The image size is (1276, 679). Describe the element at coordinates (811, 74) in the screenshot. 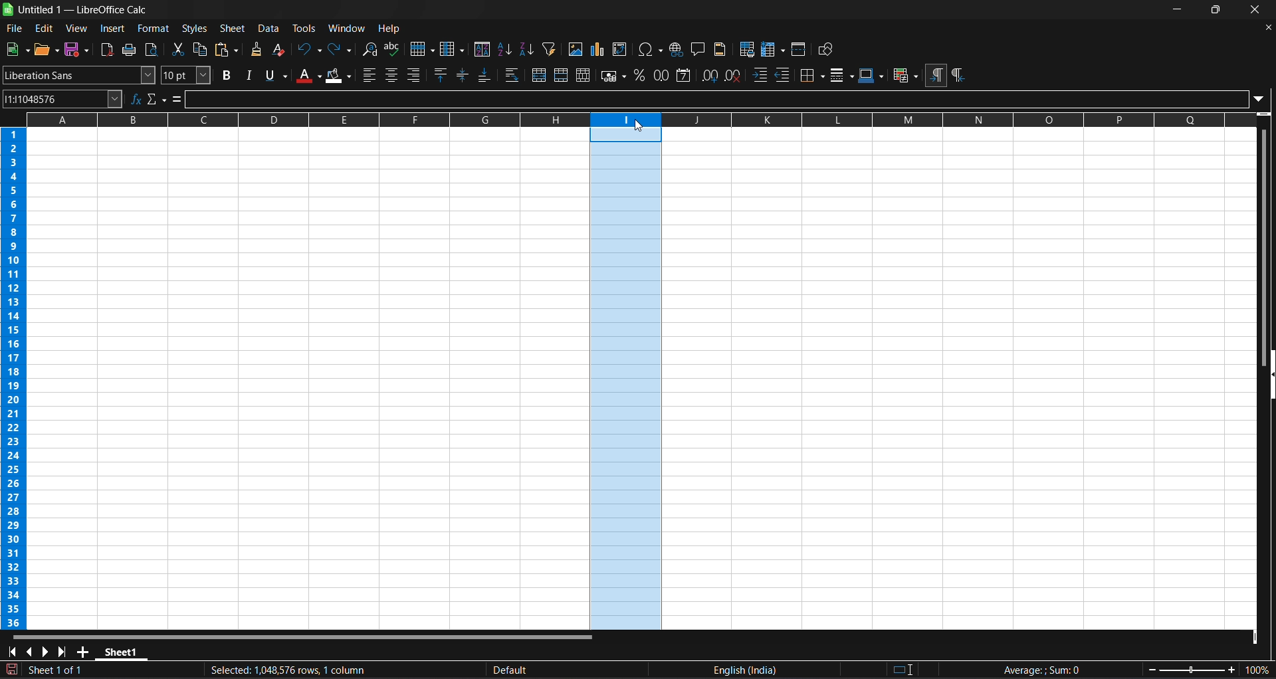

I see `borders` at that location.